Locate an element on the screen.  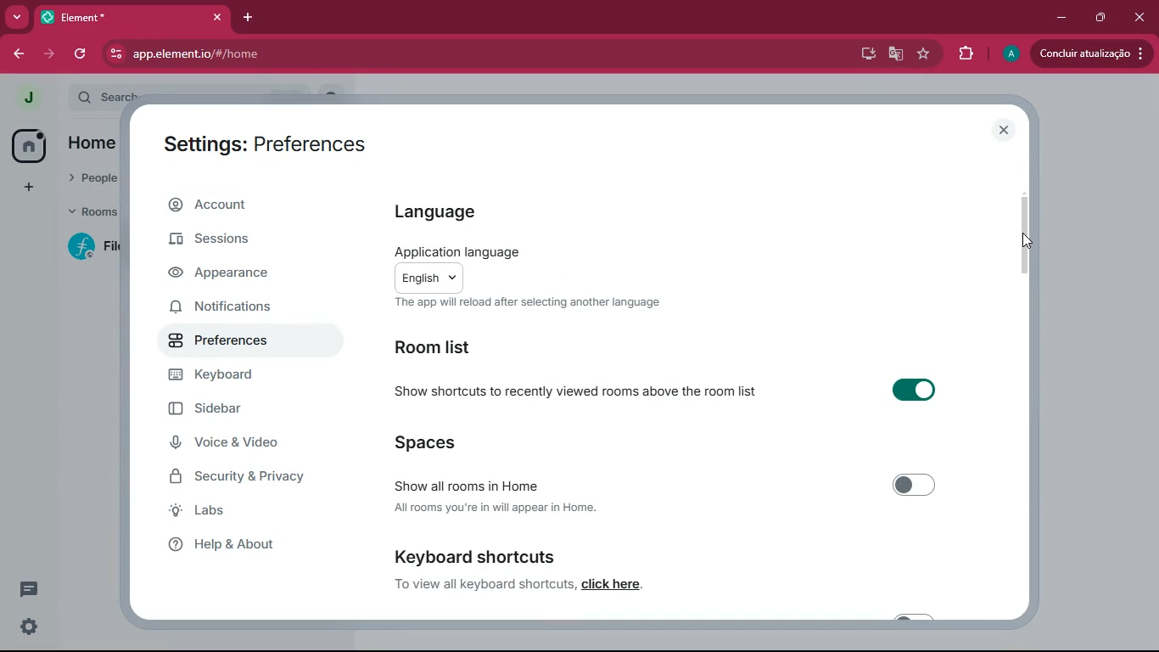
help & about is located at coordinates (244, 542).